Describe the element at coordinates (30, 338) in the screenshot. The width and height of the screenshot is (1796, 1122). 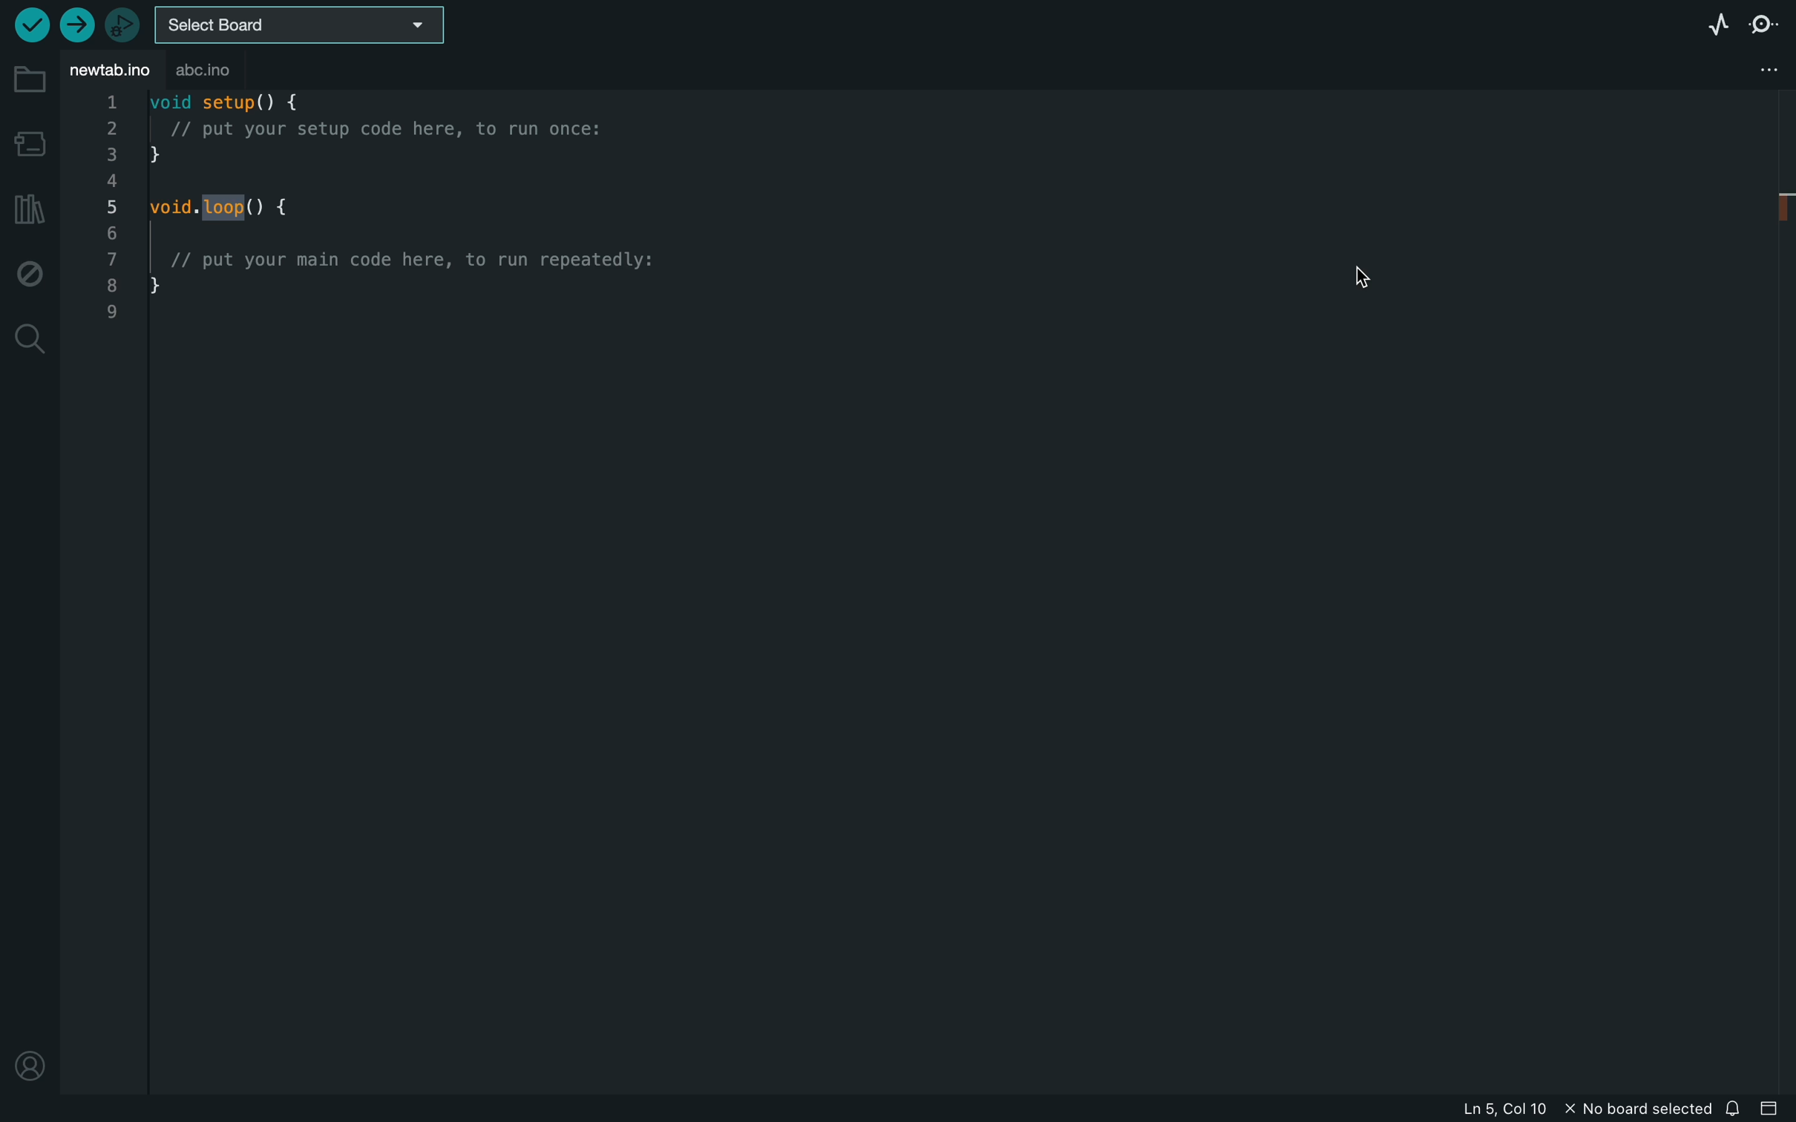
I see `search` at that location.